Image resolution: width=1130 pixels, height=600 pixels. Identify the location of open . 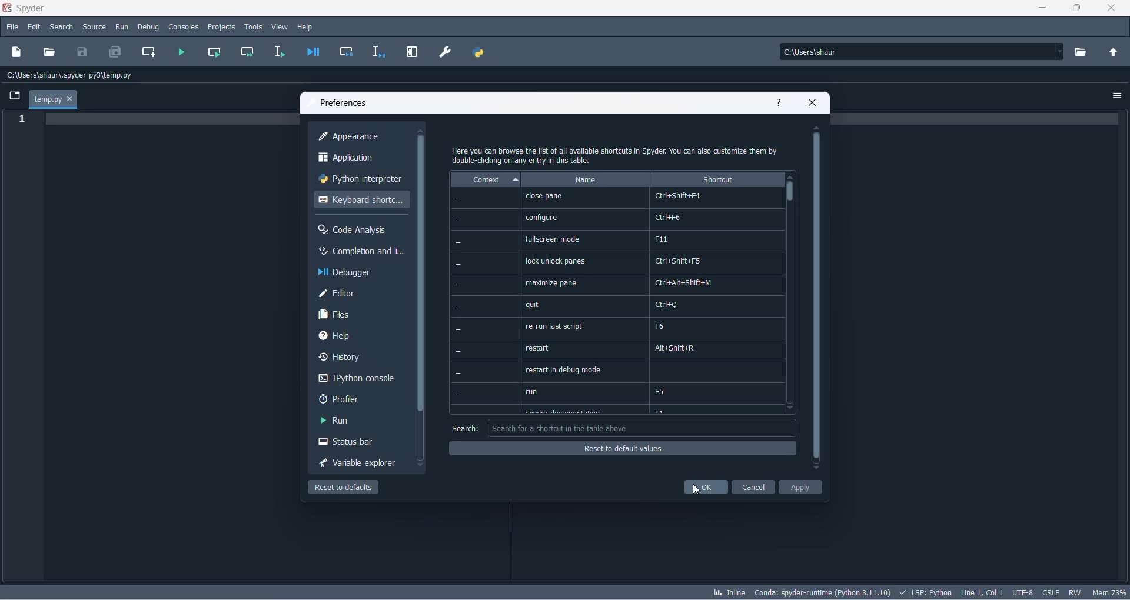
(50, 53).